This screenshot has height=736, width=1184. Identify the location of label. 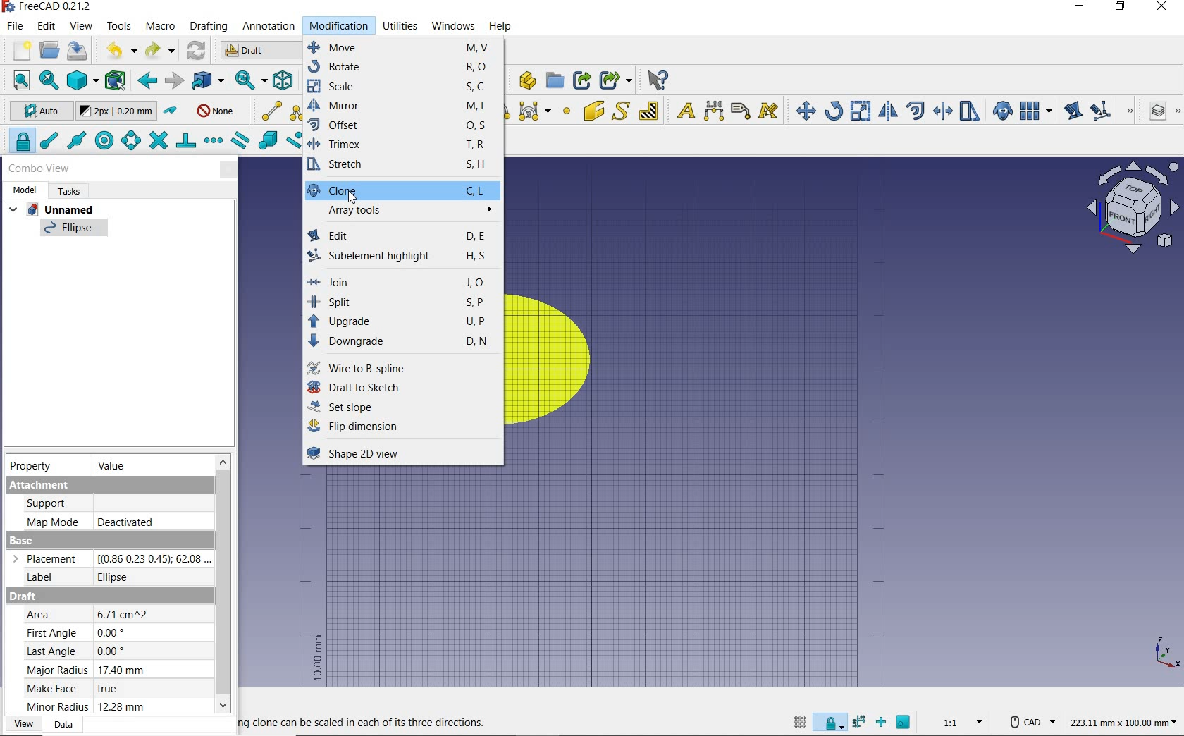
(741, 111).